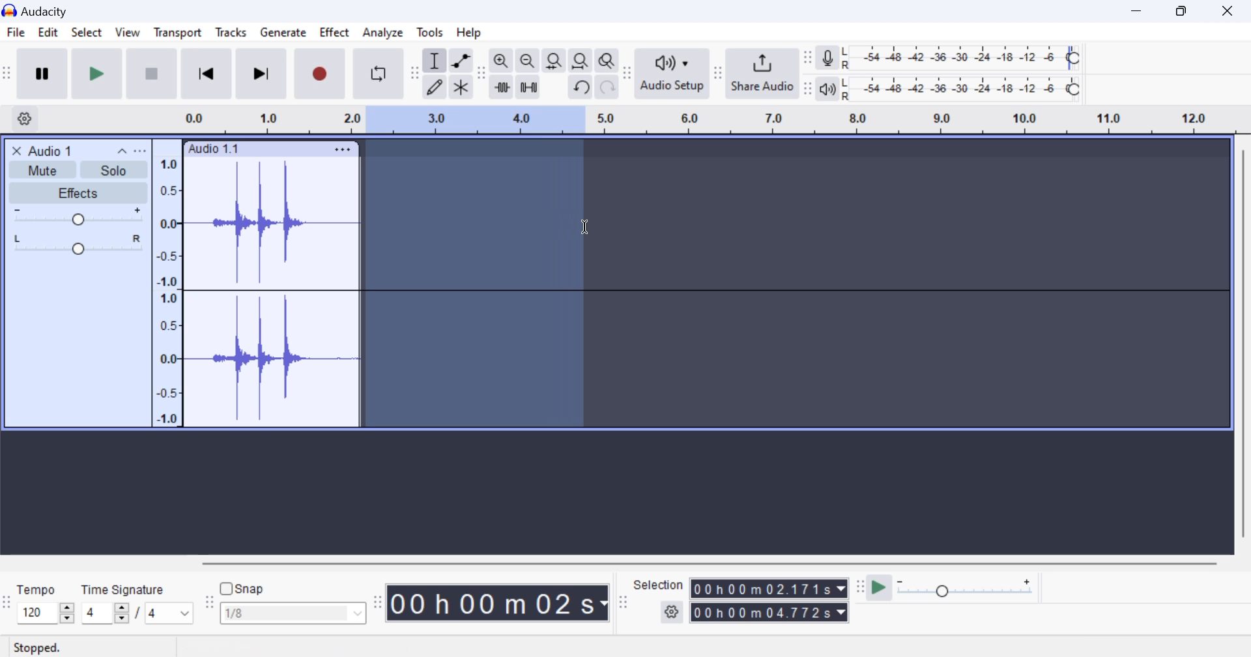 The height and width of the screenshot is (657, 1251). I want to click on fit selection to width, so click(553, 62).